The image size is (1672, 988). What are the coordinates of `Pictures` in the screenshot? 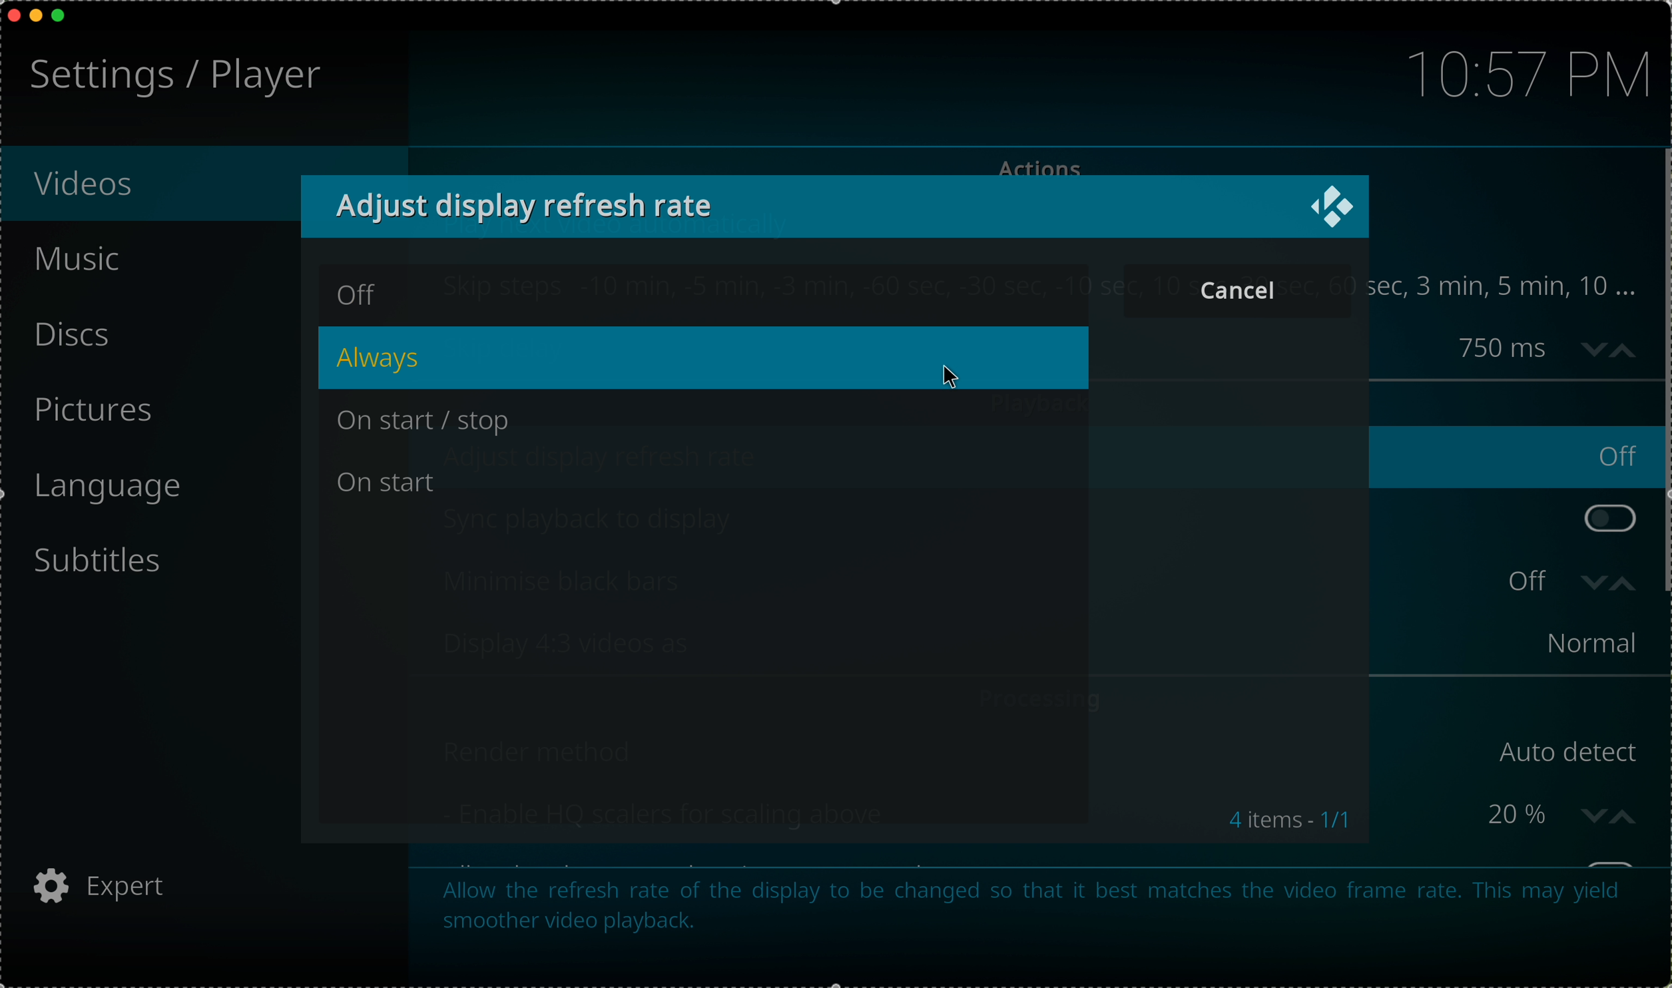 It's located at (103, 407).